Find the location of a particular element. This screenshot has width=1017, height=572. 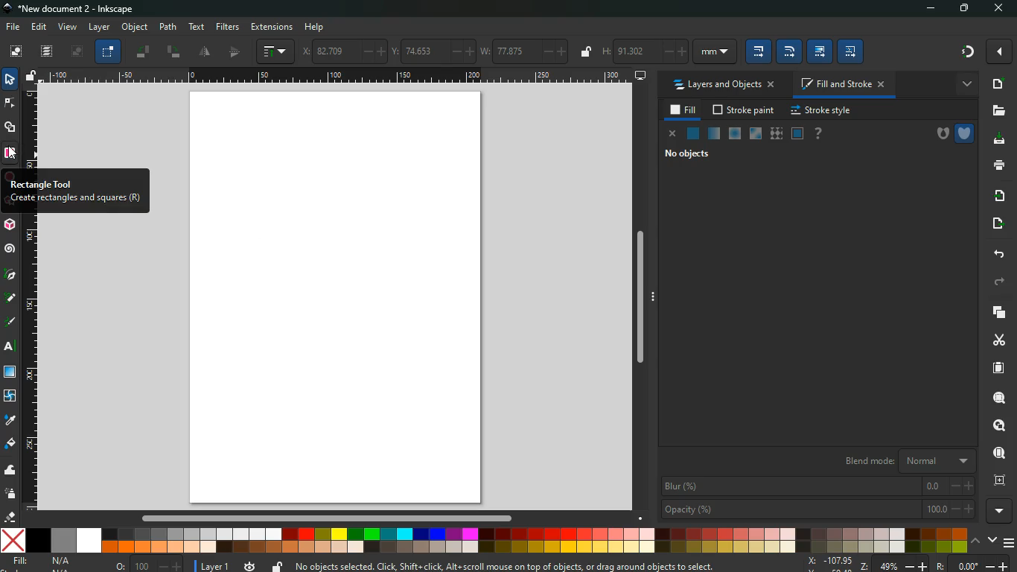

3d tool is located at coordinates (10, 226).